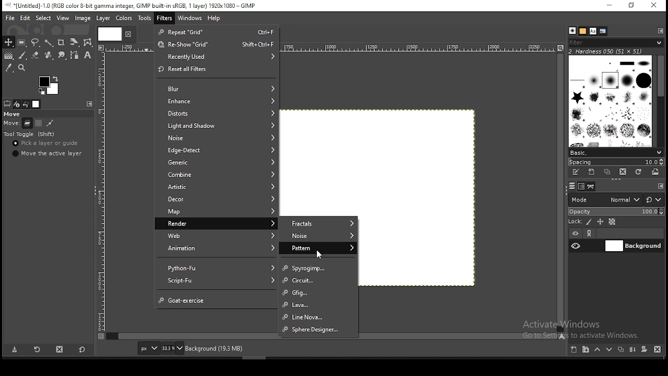  Describe the element at coordinates (216, 212) in the screenshot. I see `map` at that location.